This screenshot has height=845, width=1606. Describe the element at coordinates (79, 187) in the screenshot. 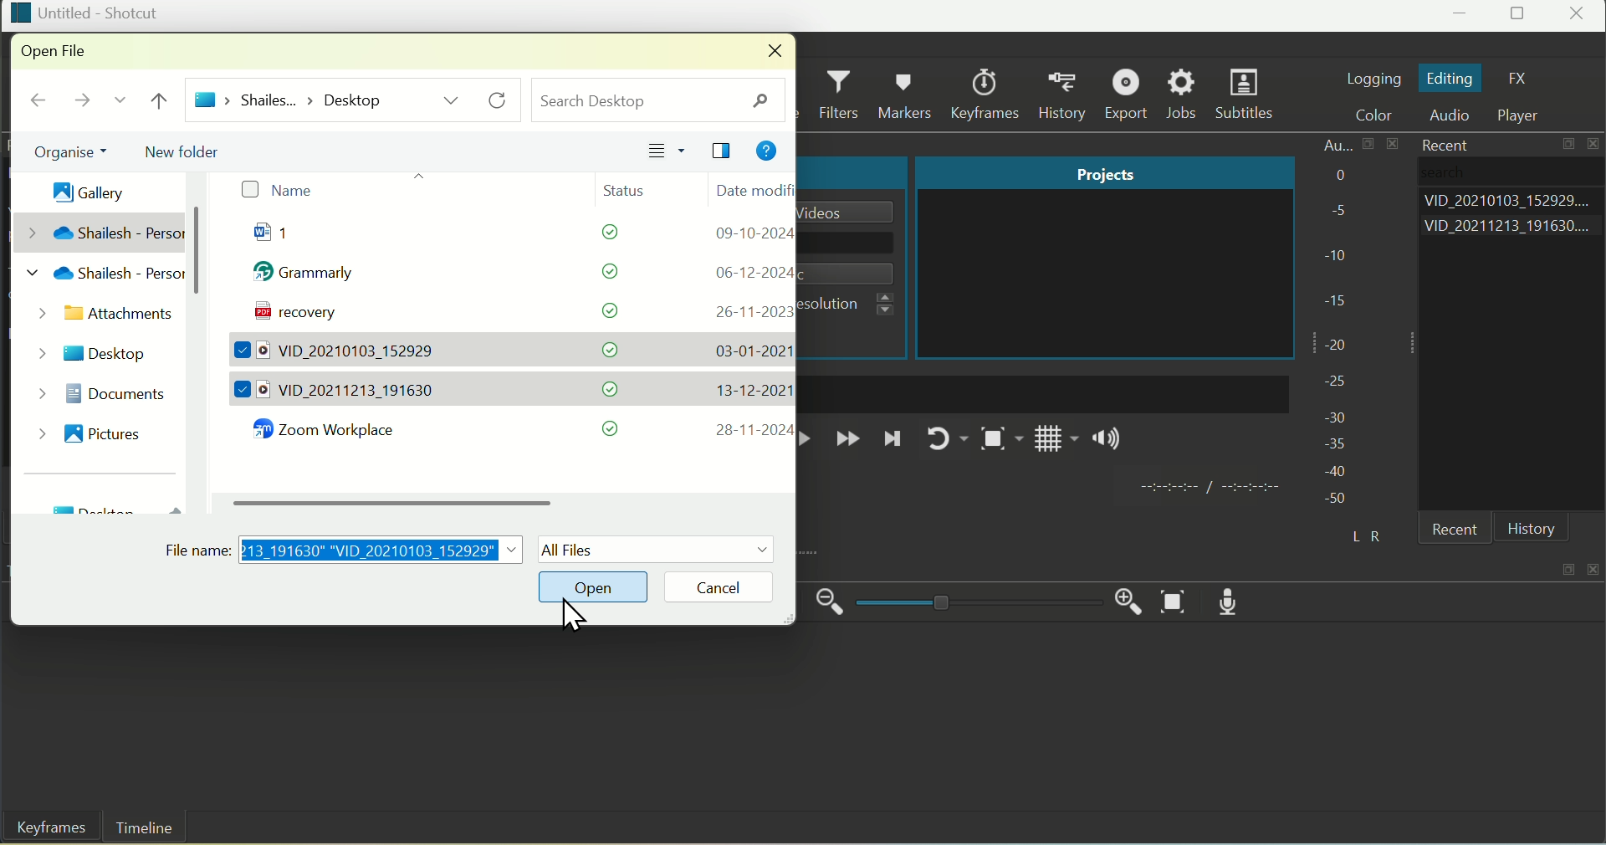

I see `Gallery` at that location.